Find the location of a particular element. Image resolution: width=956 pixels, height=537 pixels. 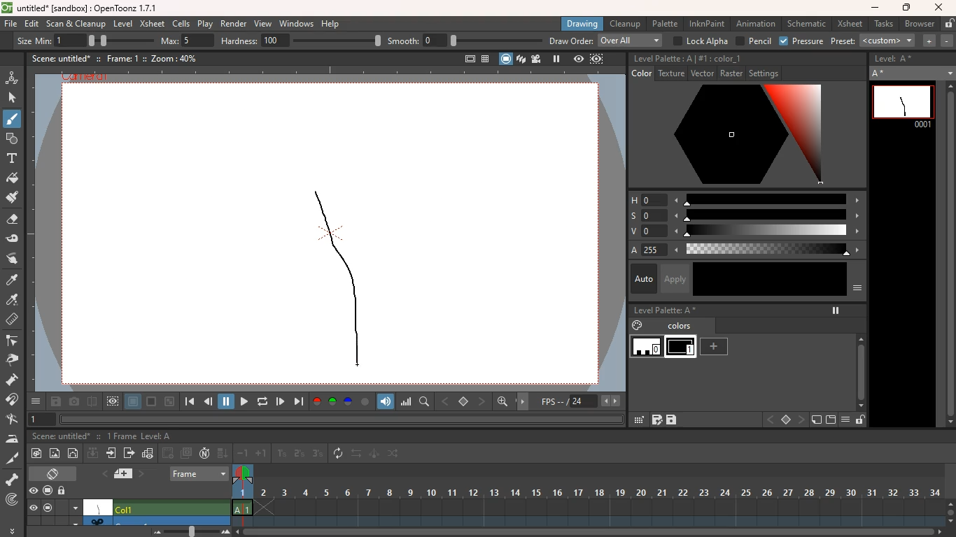

add is located at coordinates (717, 346).